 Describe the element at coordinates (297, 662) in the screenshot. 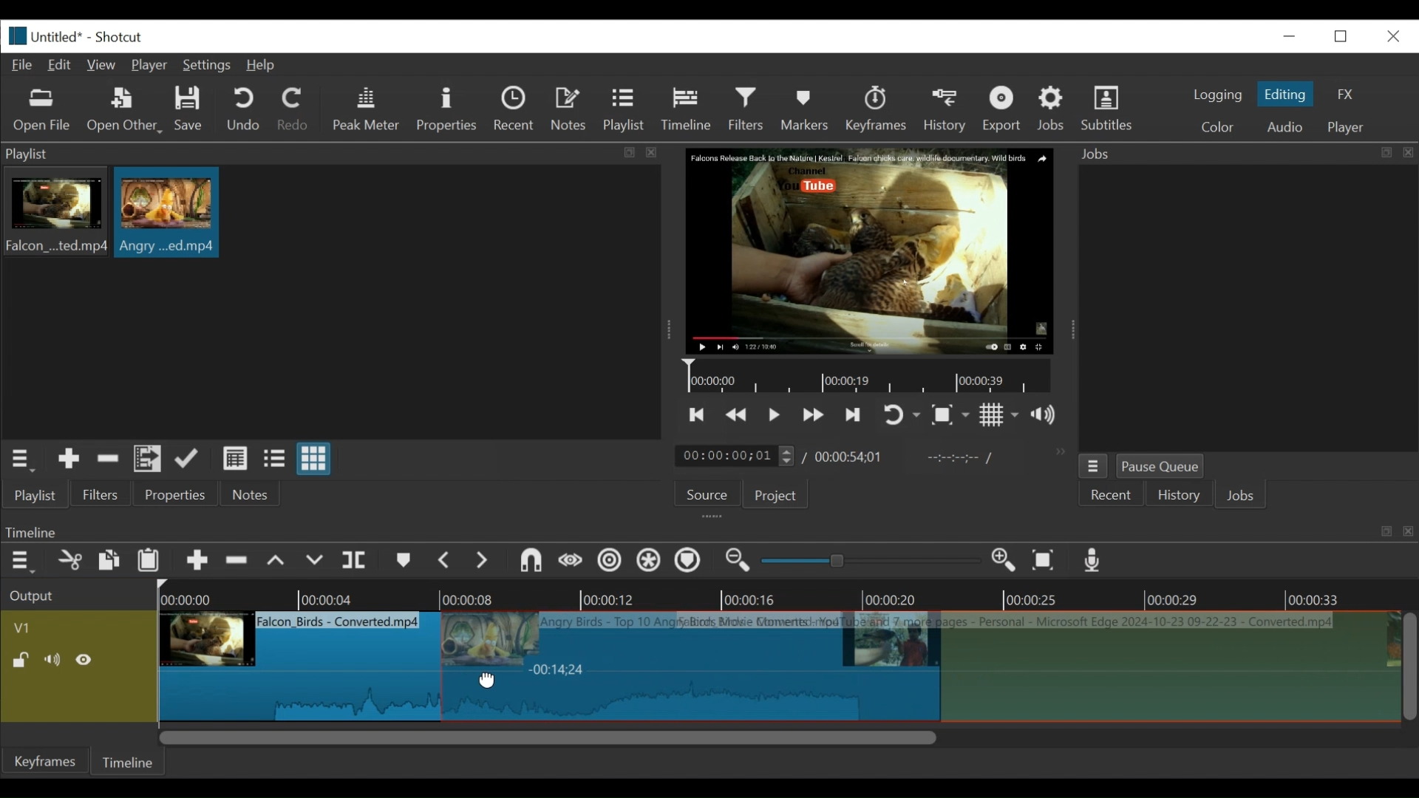

I see `clip` at that location.